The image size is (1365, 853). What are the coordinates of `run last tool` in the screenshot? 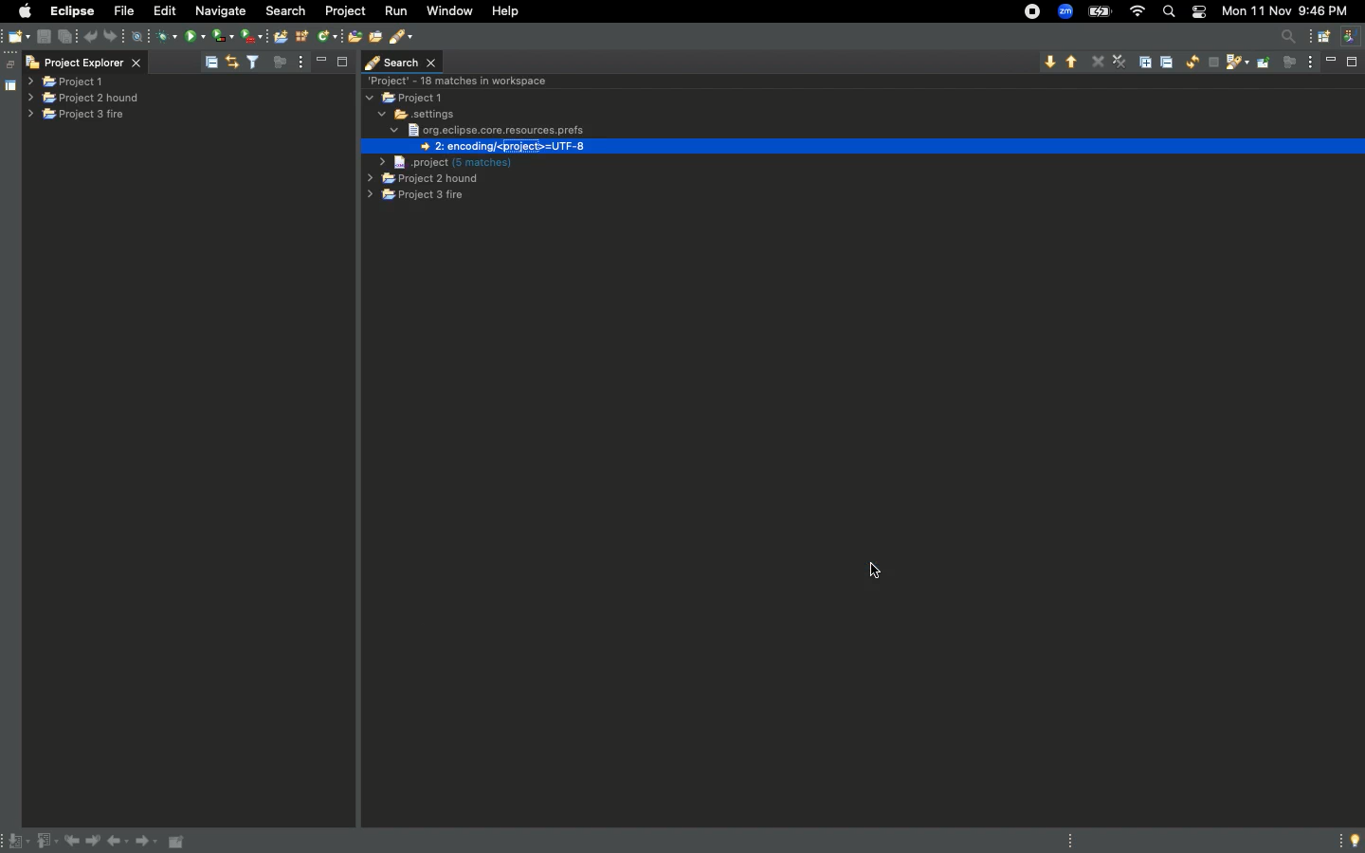 It's located at (253, 35).